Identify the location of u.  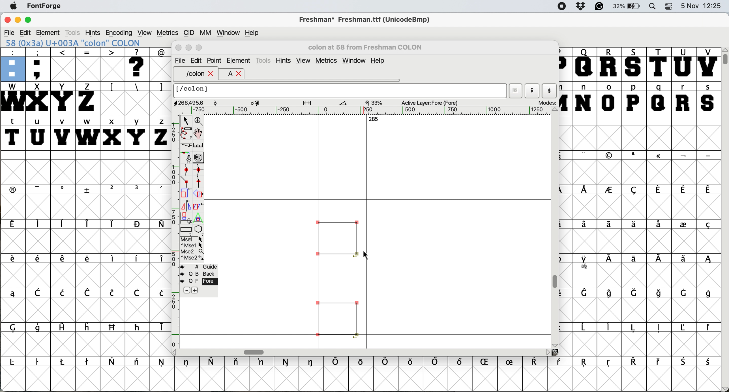
(38, 134).